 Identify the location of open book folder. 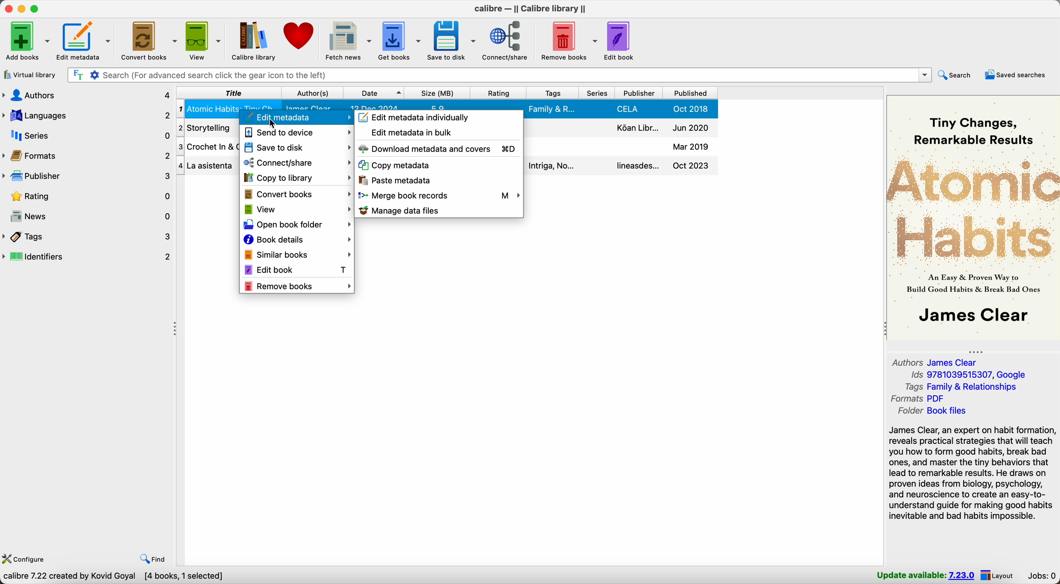
(298, 224).